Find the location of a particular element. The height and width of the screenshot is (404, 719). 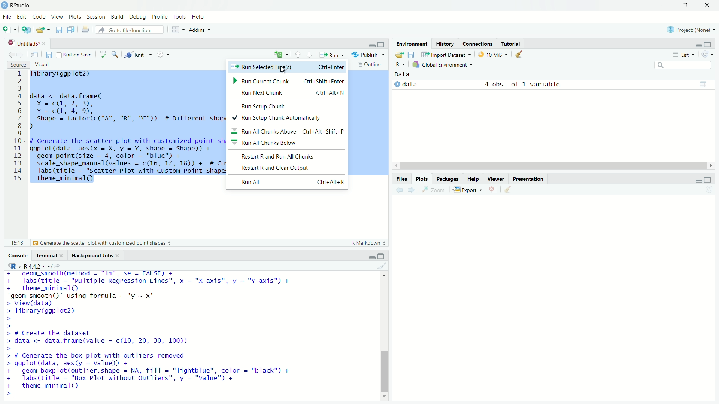

minimize is located at coordinates (664, 5).